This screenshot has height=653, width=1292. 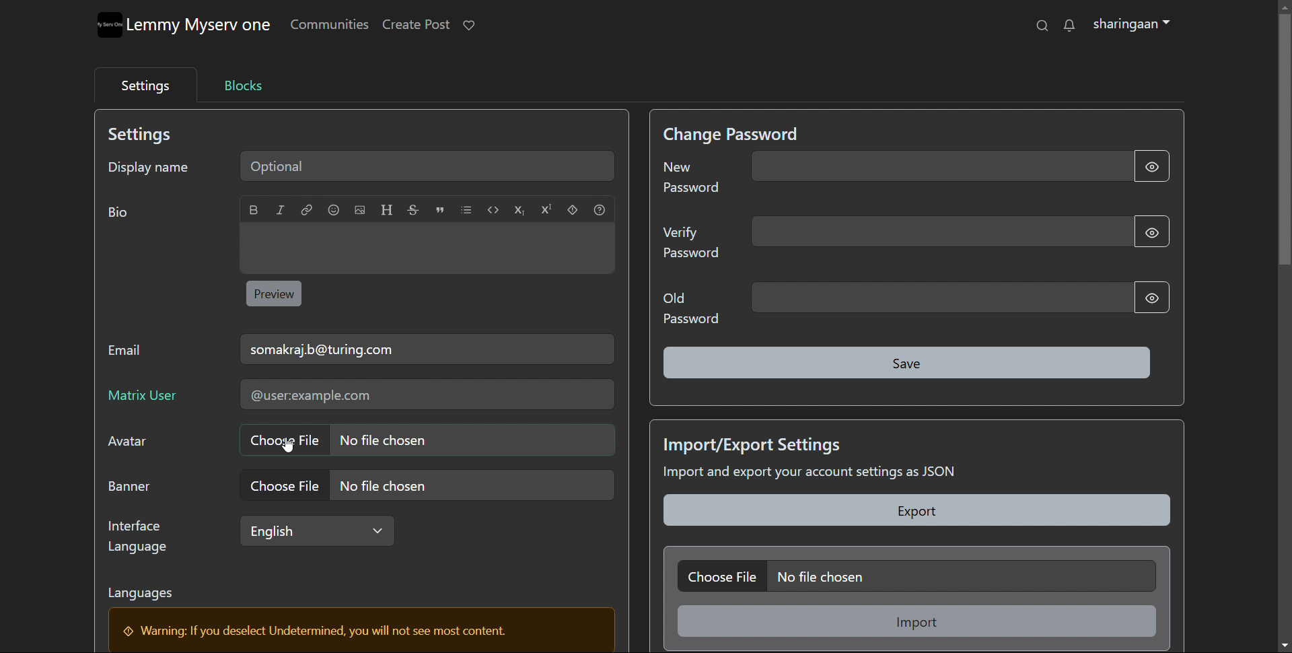 I want to click on Settings, so click(x=150, y=135).